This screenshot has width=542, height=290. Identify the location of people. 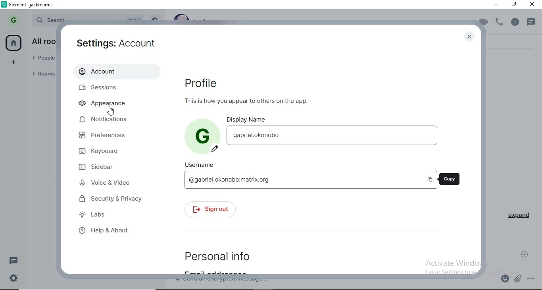
(43, 59).